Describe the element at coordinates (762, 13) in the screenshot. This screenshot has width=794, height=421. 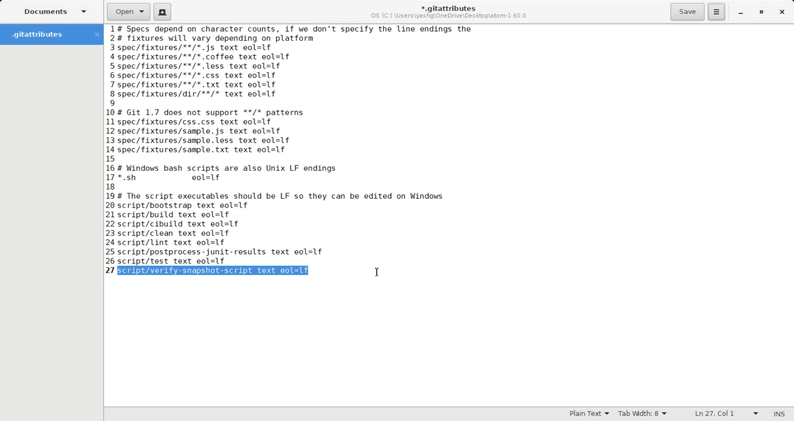
I see `Maximize` at that location.